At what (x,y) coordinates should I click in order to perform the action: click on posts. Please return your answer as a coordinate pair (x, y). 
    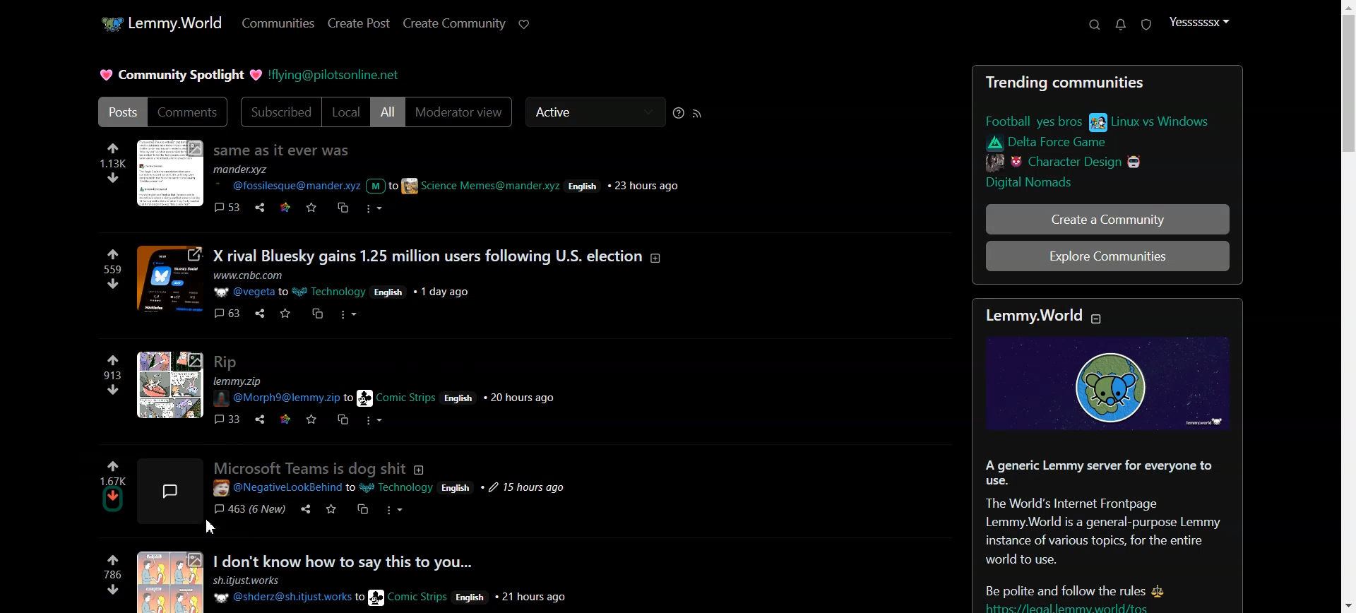
    Looking at the image, I should click on (226, 361).